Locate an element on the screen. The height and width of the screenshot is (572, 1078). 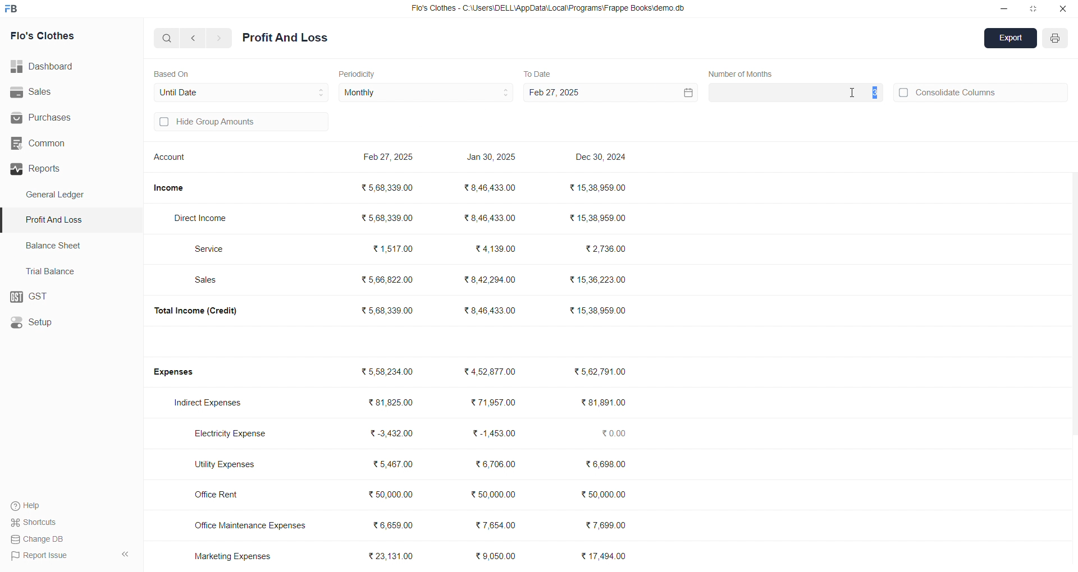
PRINT is located at coordinates (1056, 40).